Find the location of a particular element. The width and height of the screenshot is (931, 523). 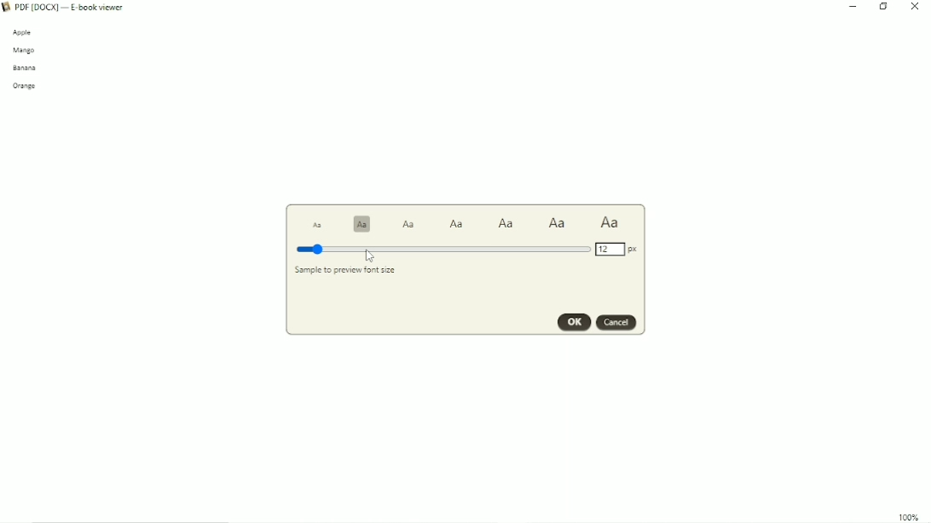

Text size is located at coordinates (610, 222).